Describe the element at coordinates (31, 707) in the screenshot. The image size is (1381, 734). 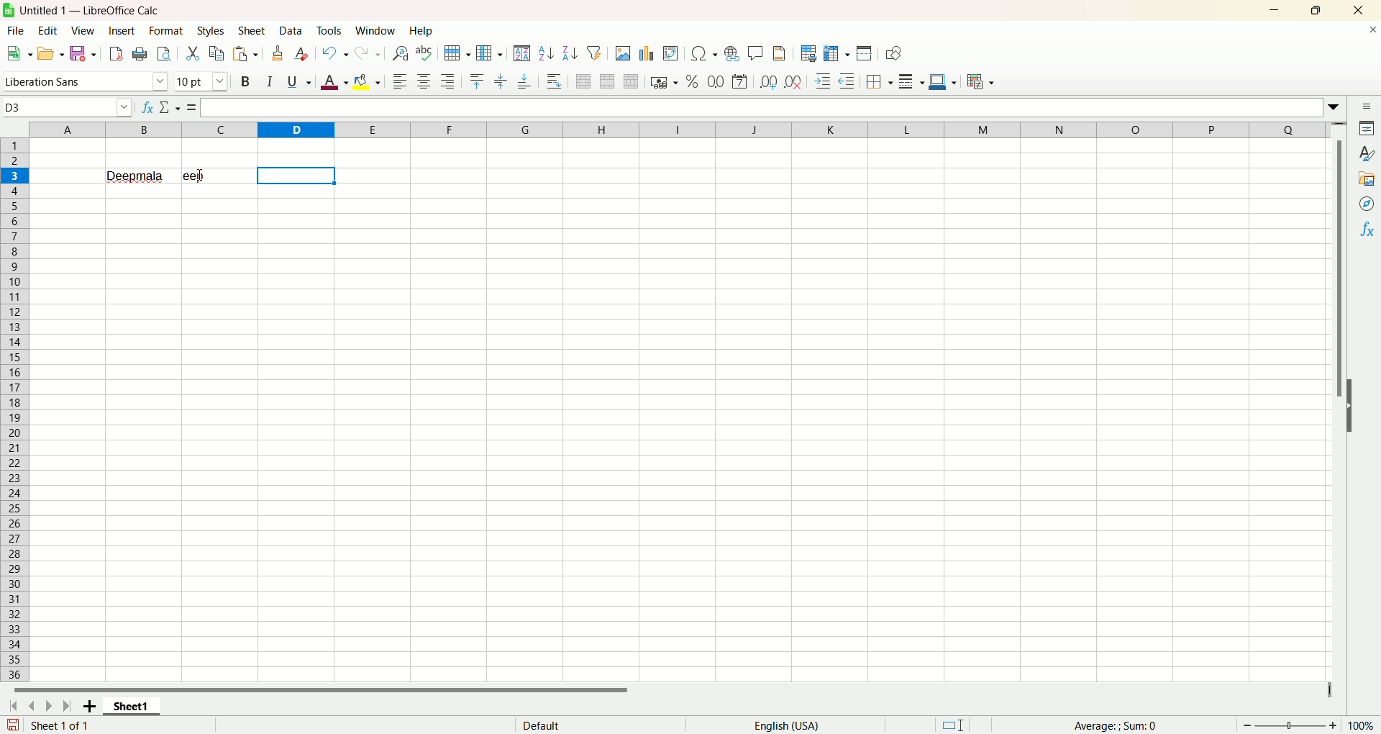
I see `previous sheet` at that location.